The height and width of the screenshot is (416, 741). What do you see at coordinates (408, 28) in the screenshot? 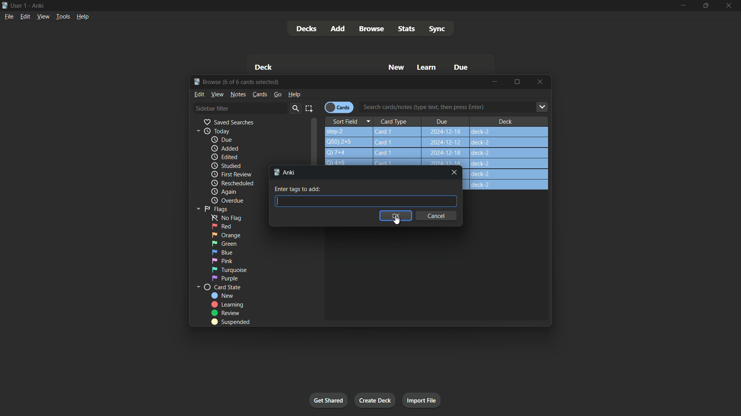
I see `stats` at bounding box center [408, 28].